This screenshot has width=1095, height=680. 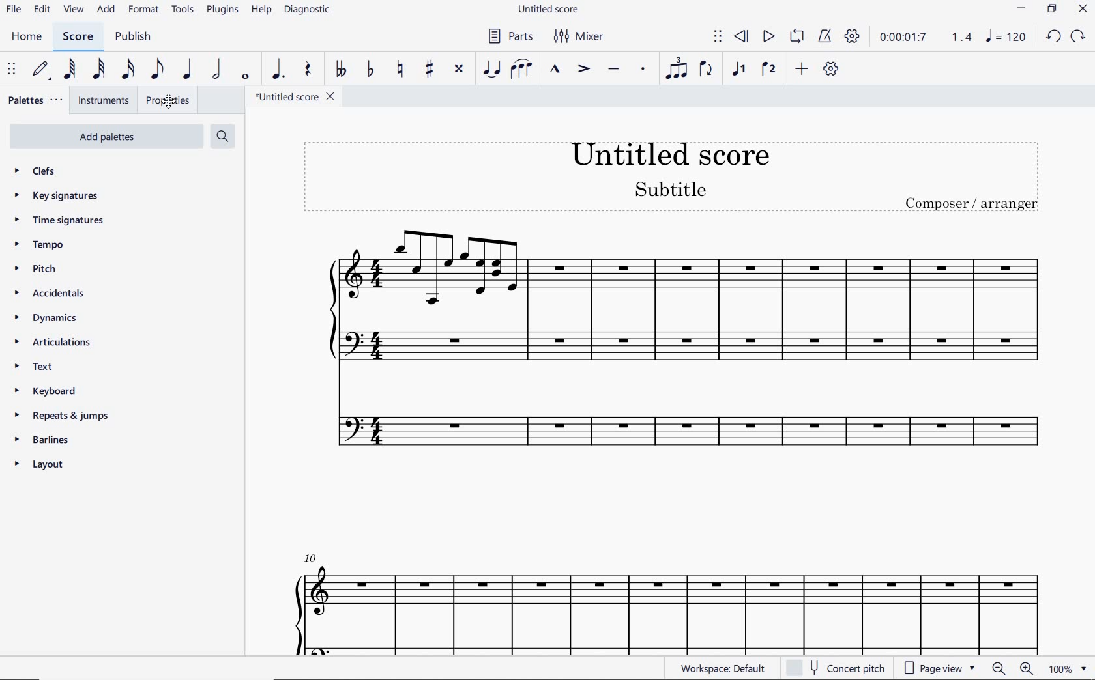 I want to click on keyboard, so click(x=48, y=395).